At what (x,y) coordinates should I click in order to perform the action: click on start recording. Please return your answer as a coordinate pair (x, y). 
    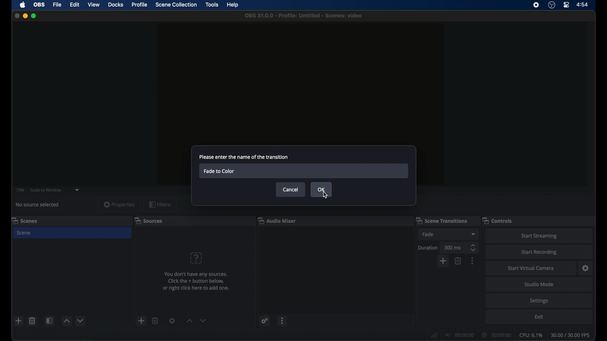
    Looking at the image, I should click on (539, 253).